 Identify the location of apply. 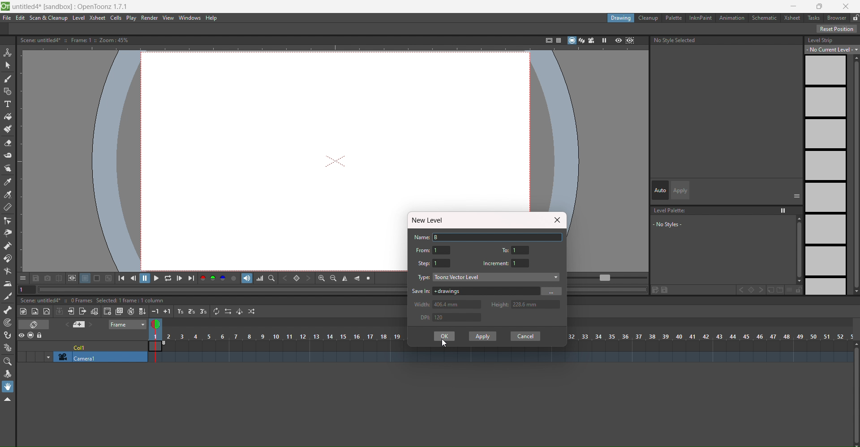
(681, 190).